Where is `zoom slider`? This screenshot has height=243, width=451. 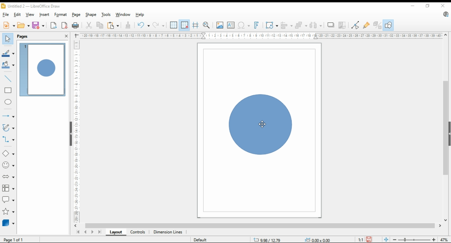 zoom slider is located at coordinates (414, 239).